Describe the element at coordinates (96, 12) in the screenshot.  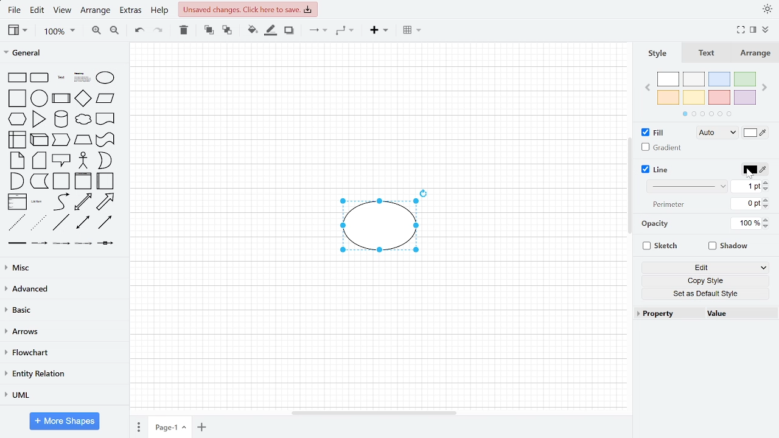
I see `arrange` at that location.